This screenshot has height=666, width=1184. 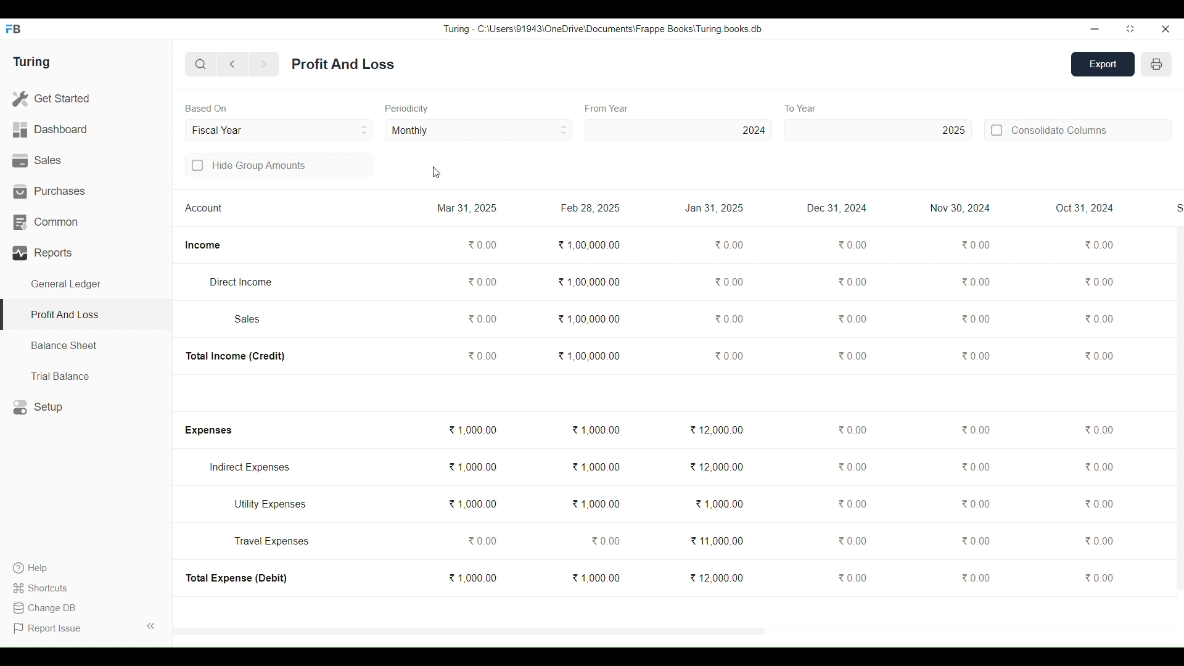 I want to click on 0.00, so click(x=975, y=430).